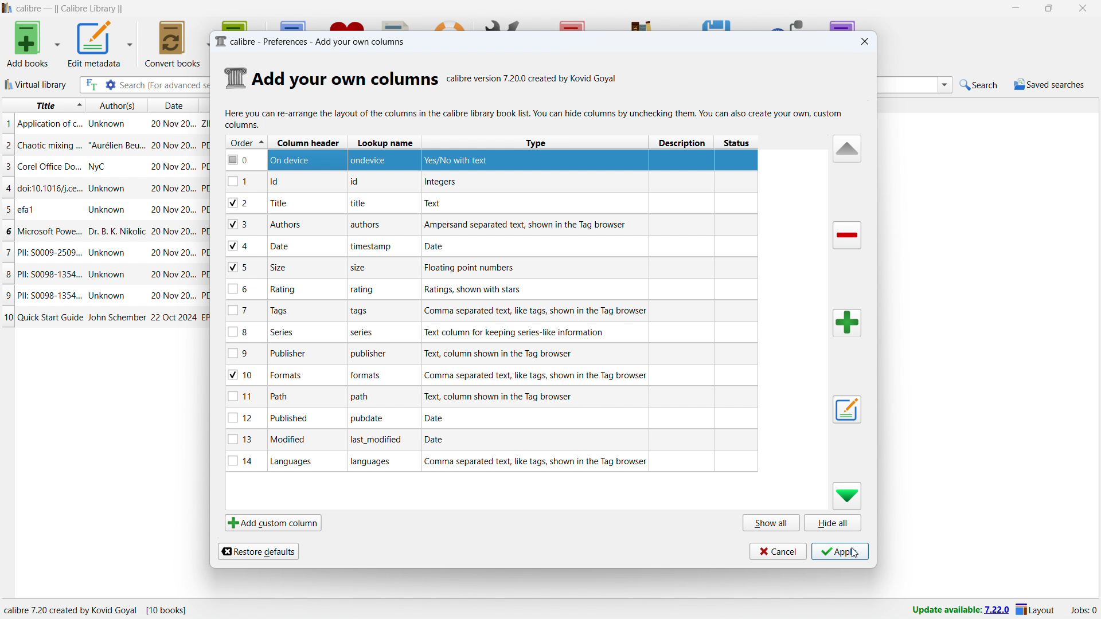 The image size is (1101, 619). Describe the element at coordinates (117, 145) in the screenshot. I see `author` at that location.